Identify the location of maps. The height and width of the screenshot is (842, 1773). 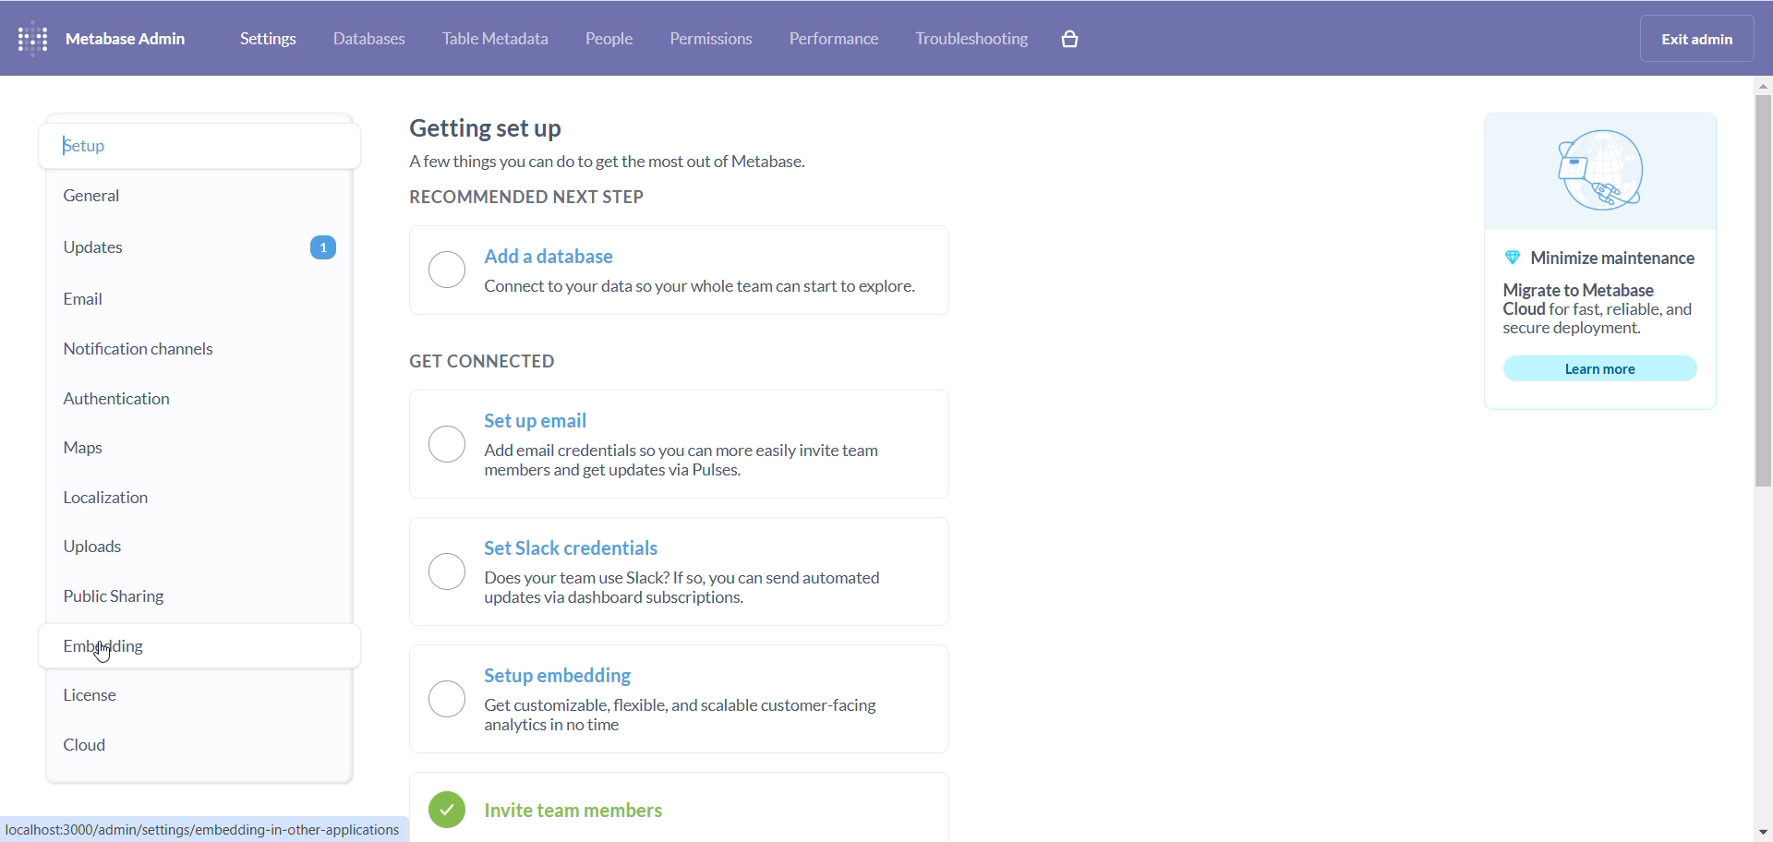
(173, 453).